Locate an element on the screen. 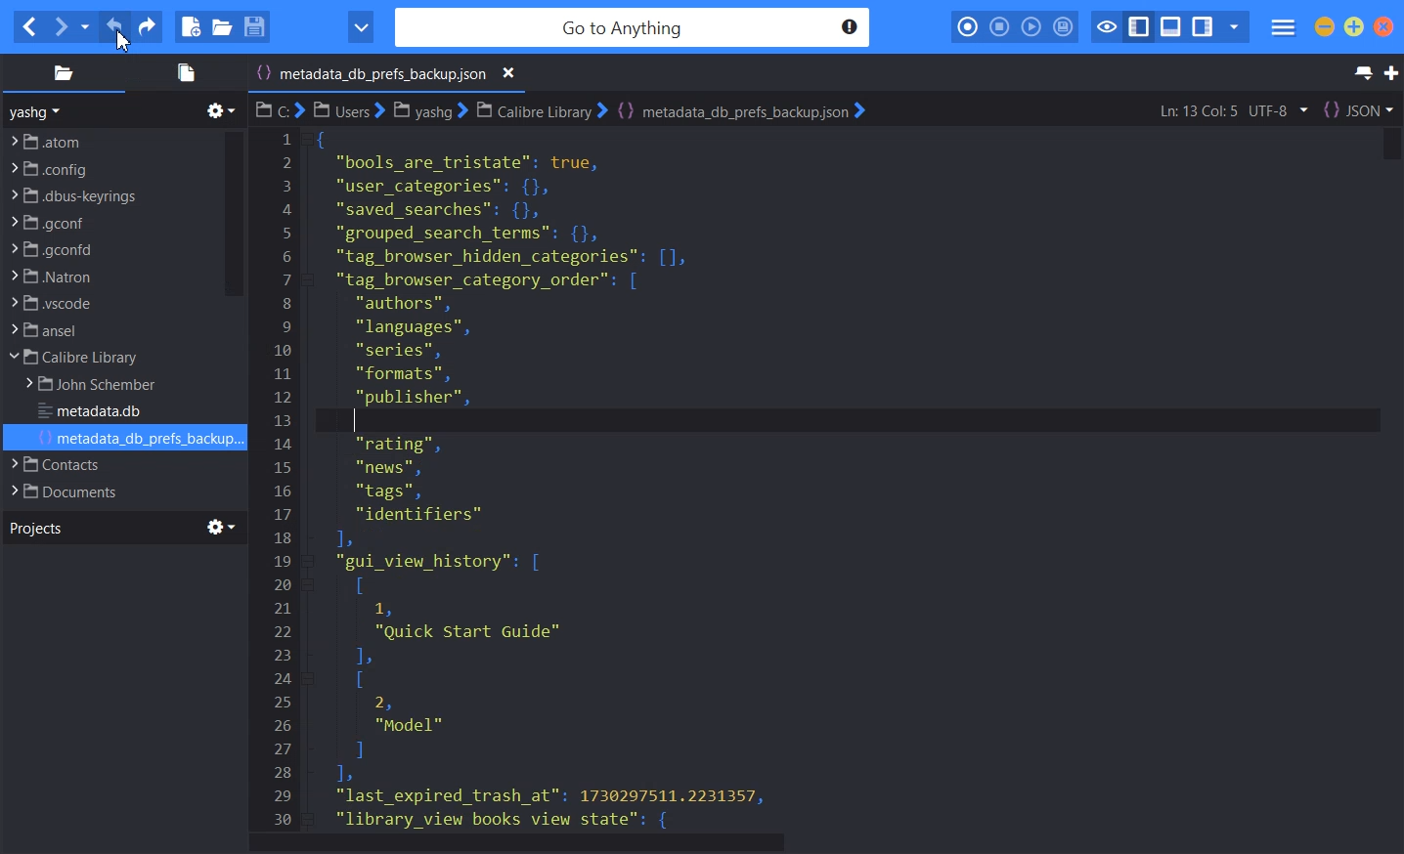 This screenshot has width=1404, height=854. metadata_db_pref_bakup .json is located at coordinates (390, 75).